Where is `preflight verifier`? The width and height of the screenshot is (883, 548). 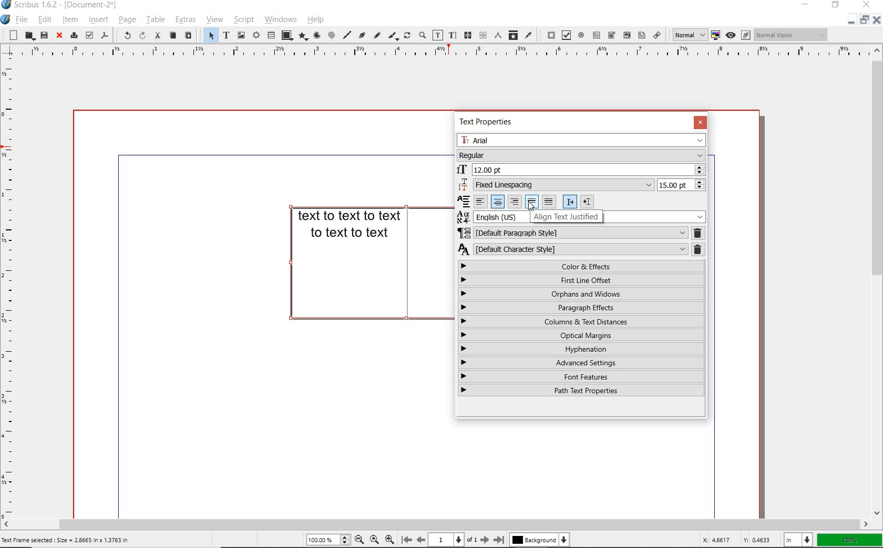
preflight verifier is located at coordinates (89, 35).